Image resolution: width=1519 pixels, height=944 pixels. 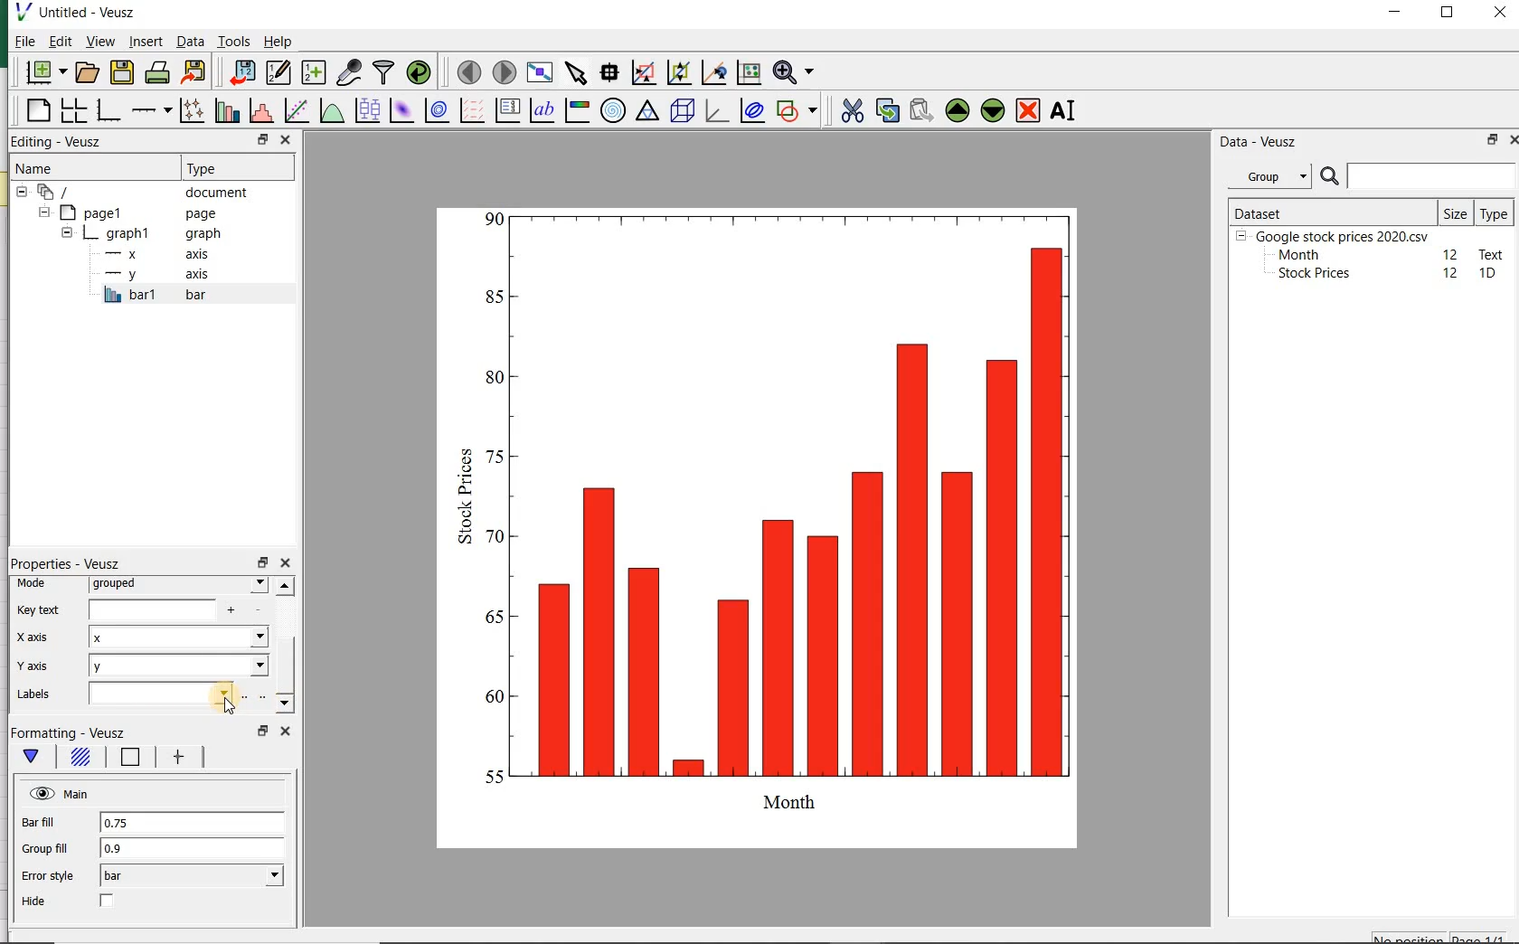 What do you see at coordinates (886, 111) in the screenshot?
I see `copy the selected widget` at bounding box center [886, 111].